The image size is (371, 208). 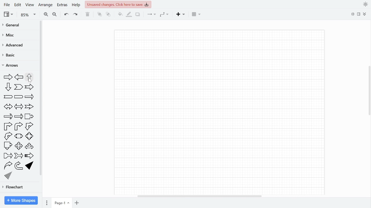 What do you see at coordinates (27, 15) in the screenshot?
I see `Zoom` at bounding box center [27, 15].